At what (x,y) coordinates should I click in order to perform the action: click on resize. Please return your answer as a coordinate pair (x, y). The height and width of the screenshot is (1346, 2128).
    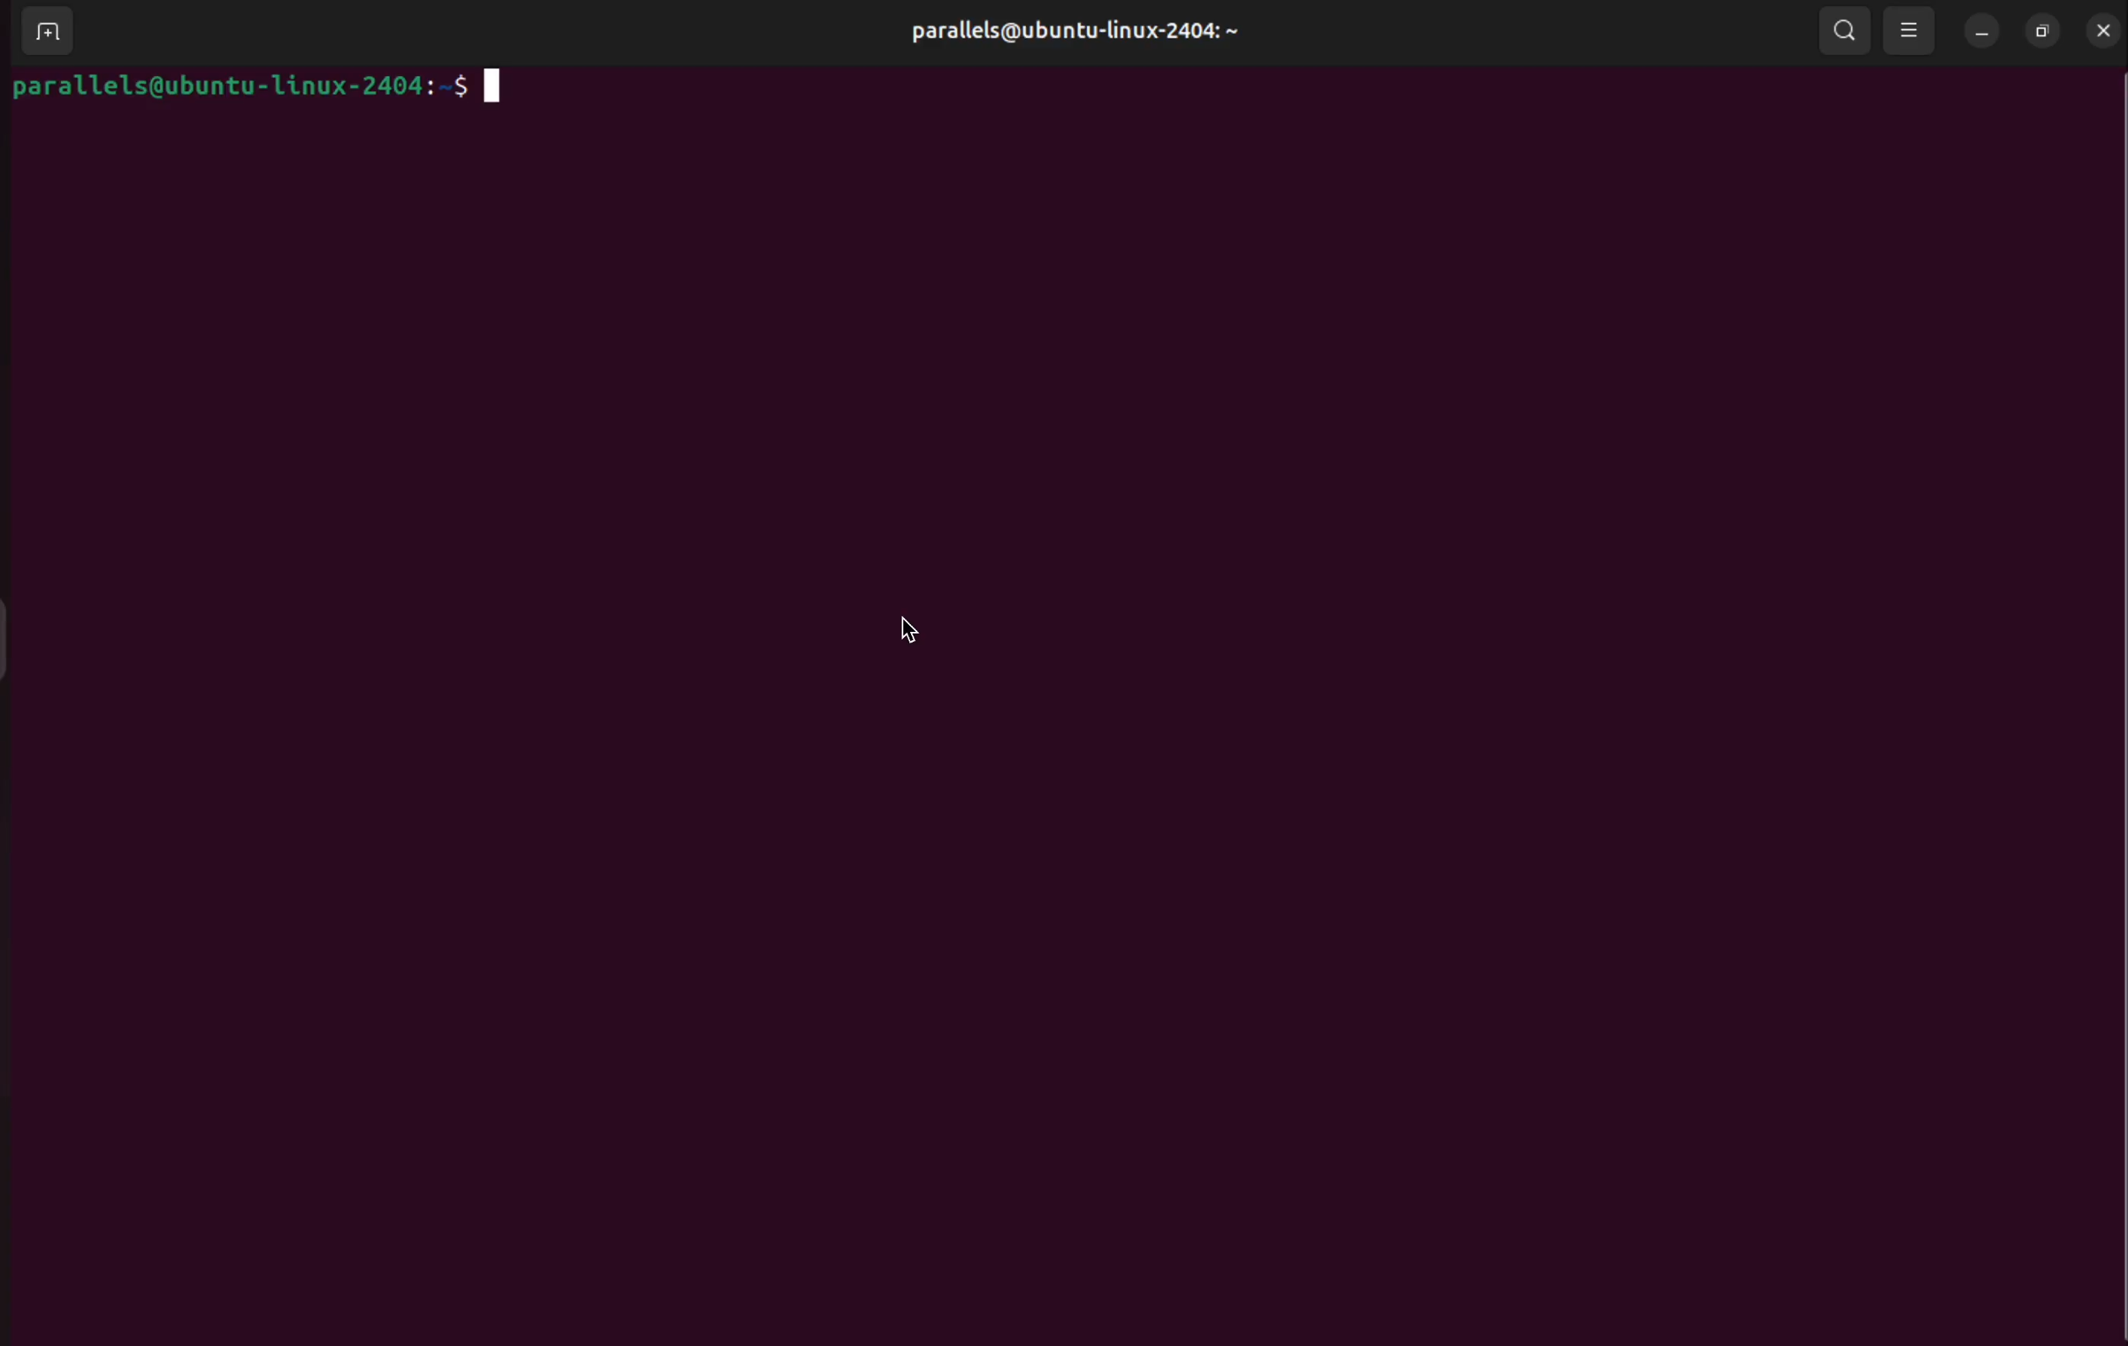
    Looking at the image, I should click on (2041, 33).